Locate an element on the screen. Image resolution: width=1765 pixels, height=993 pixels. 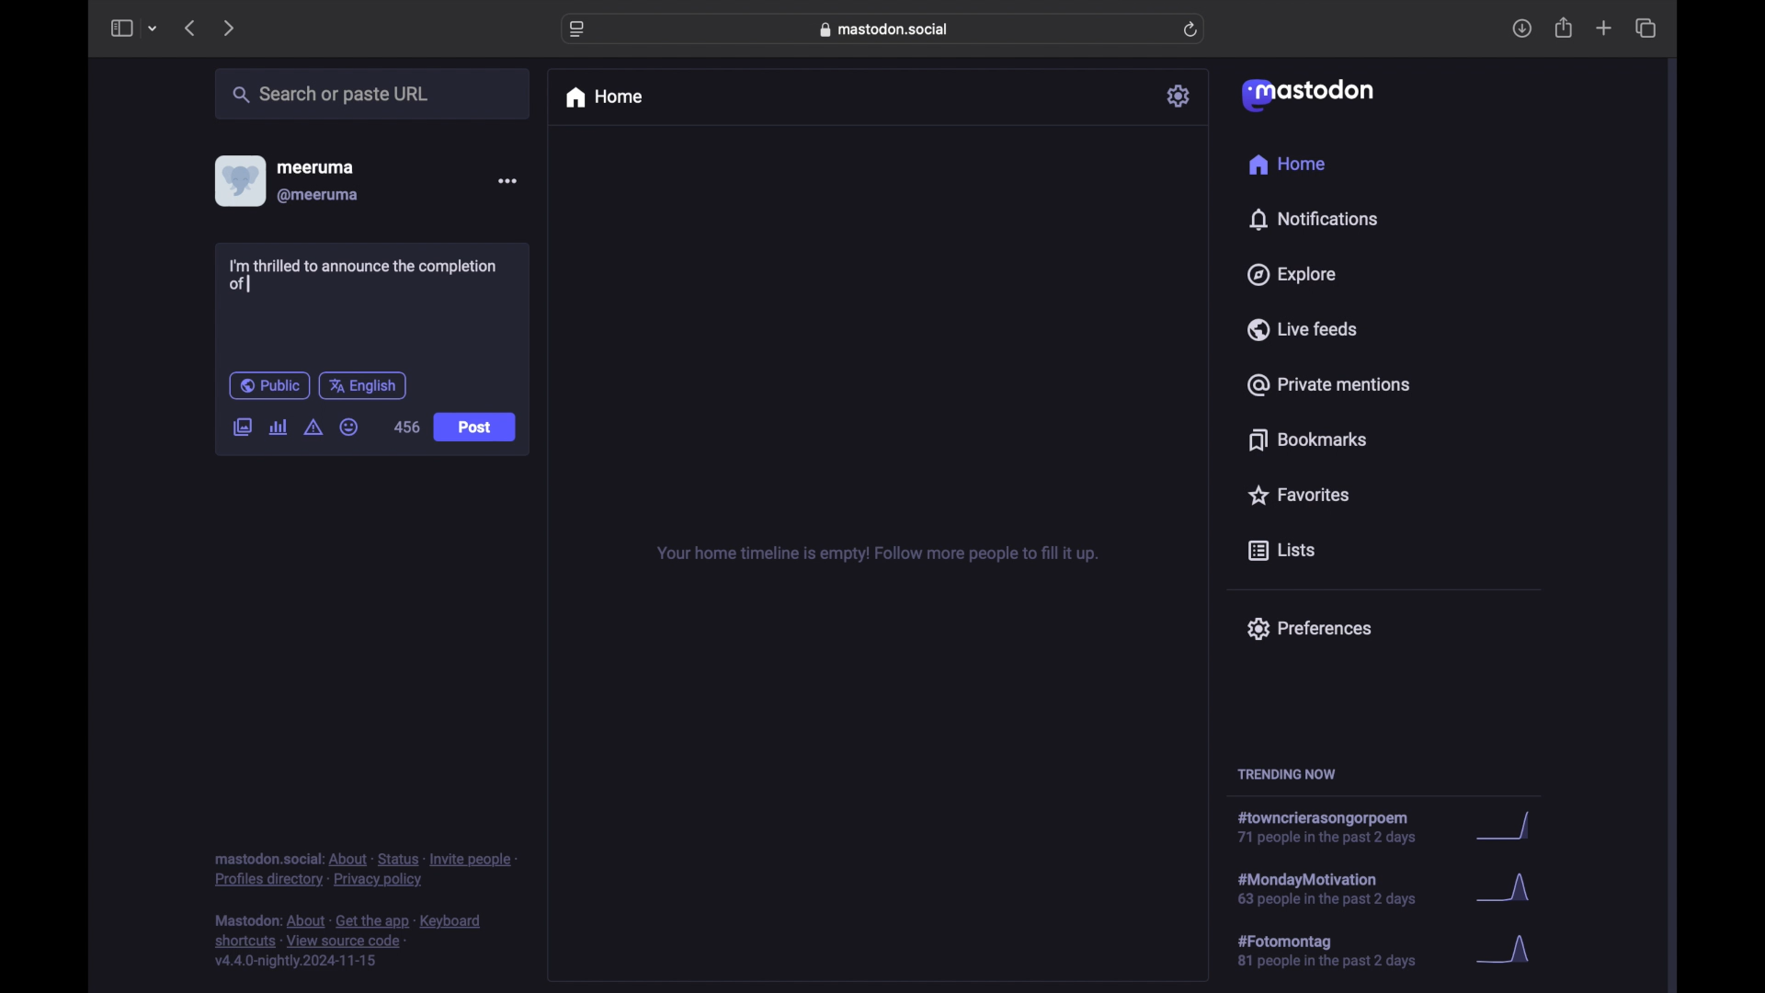
hashtag  trend is located at coordinates (1344, 887).